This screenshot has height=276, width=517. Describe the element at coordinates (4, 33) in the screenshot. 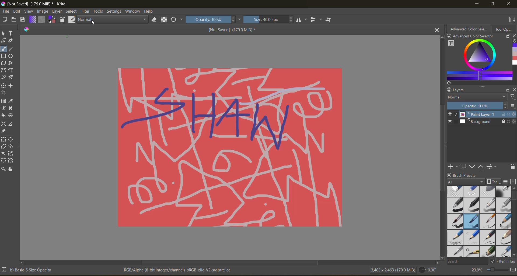

I see `select shapes tool` at that location.